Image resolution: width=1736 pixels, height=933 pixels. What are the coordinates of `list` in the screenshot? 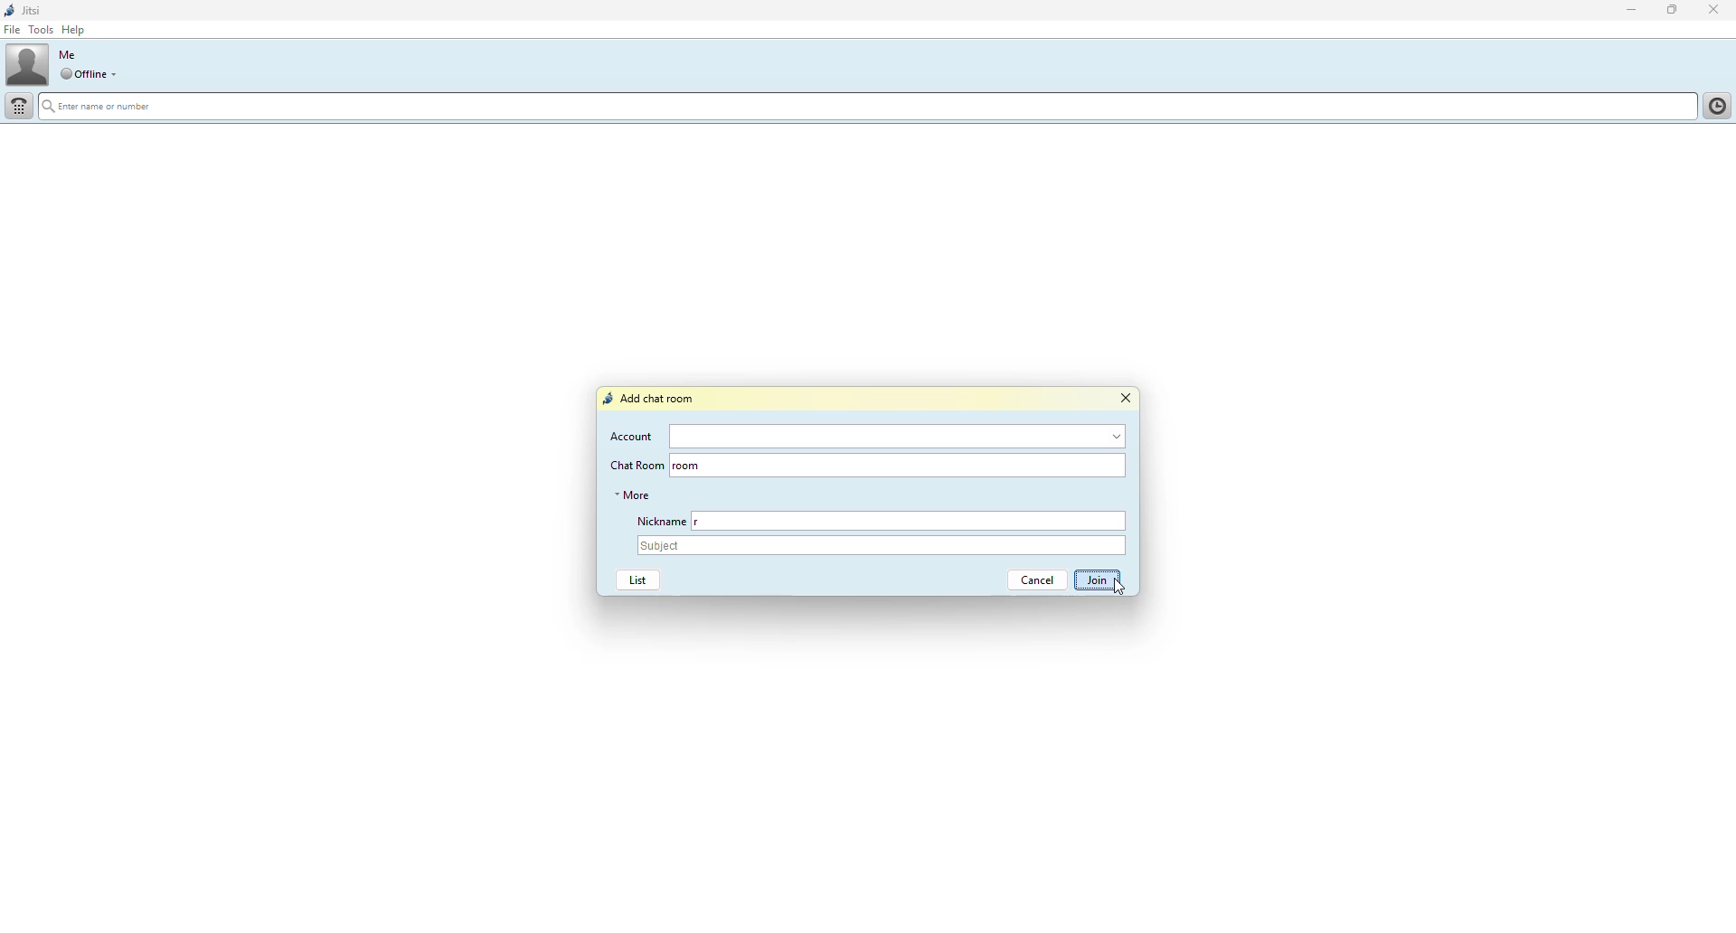 It's located at (634, 580).